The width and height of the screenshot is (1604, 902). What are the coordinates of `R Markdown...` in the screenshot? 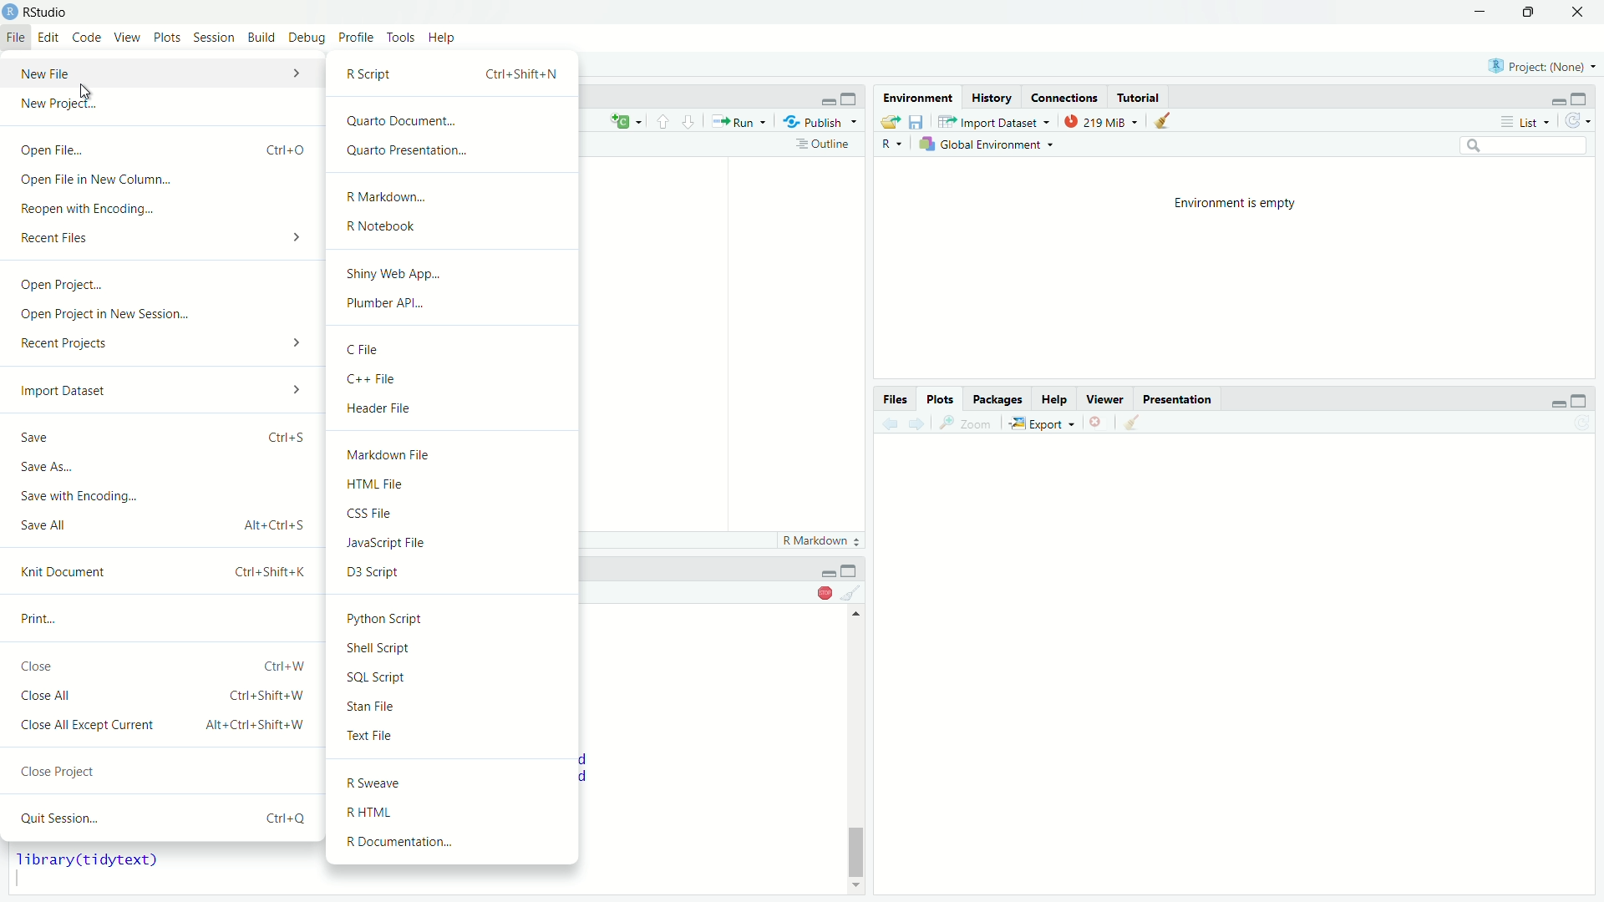 It's located at (454, 196).